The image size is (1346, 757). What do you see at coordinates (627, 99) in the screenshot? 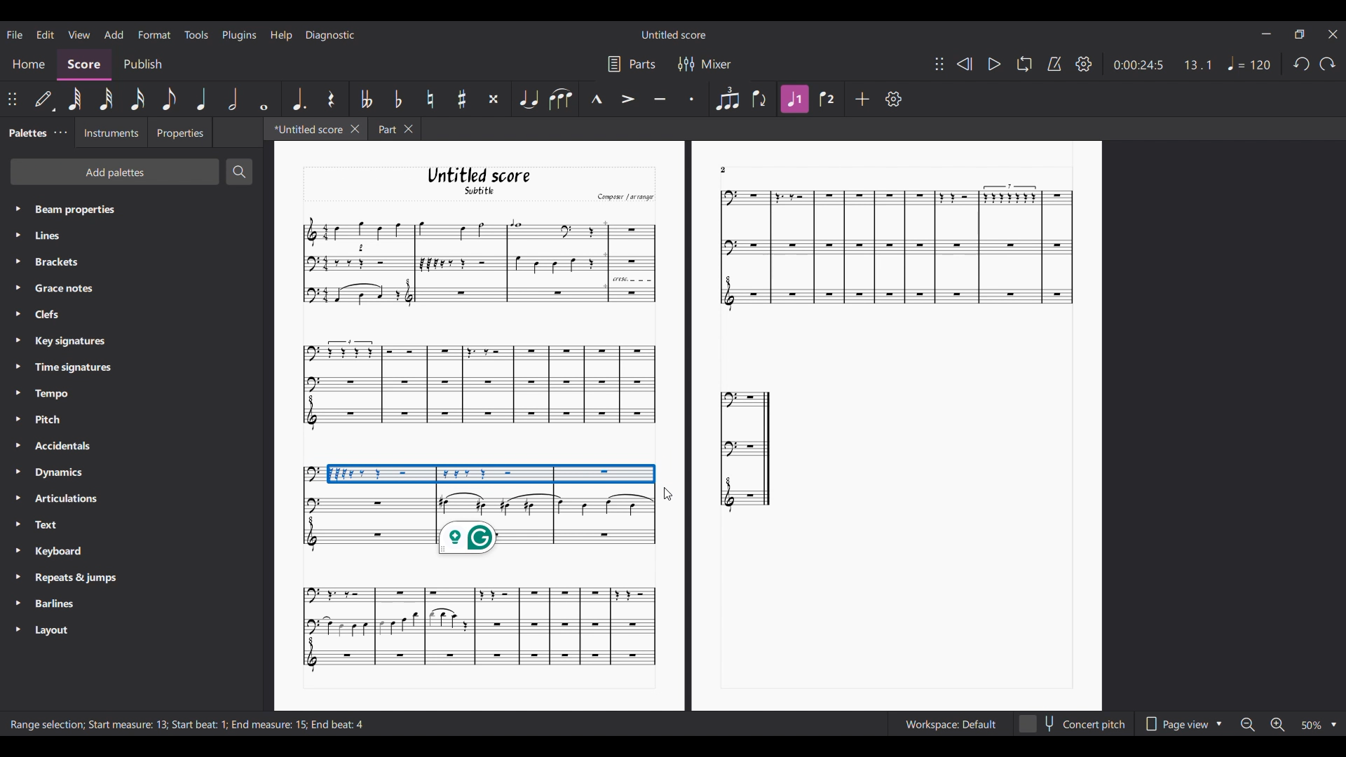
I see `Accent` at bounding box center [627, 99].